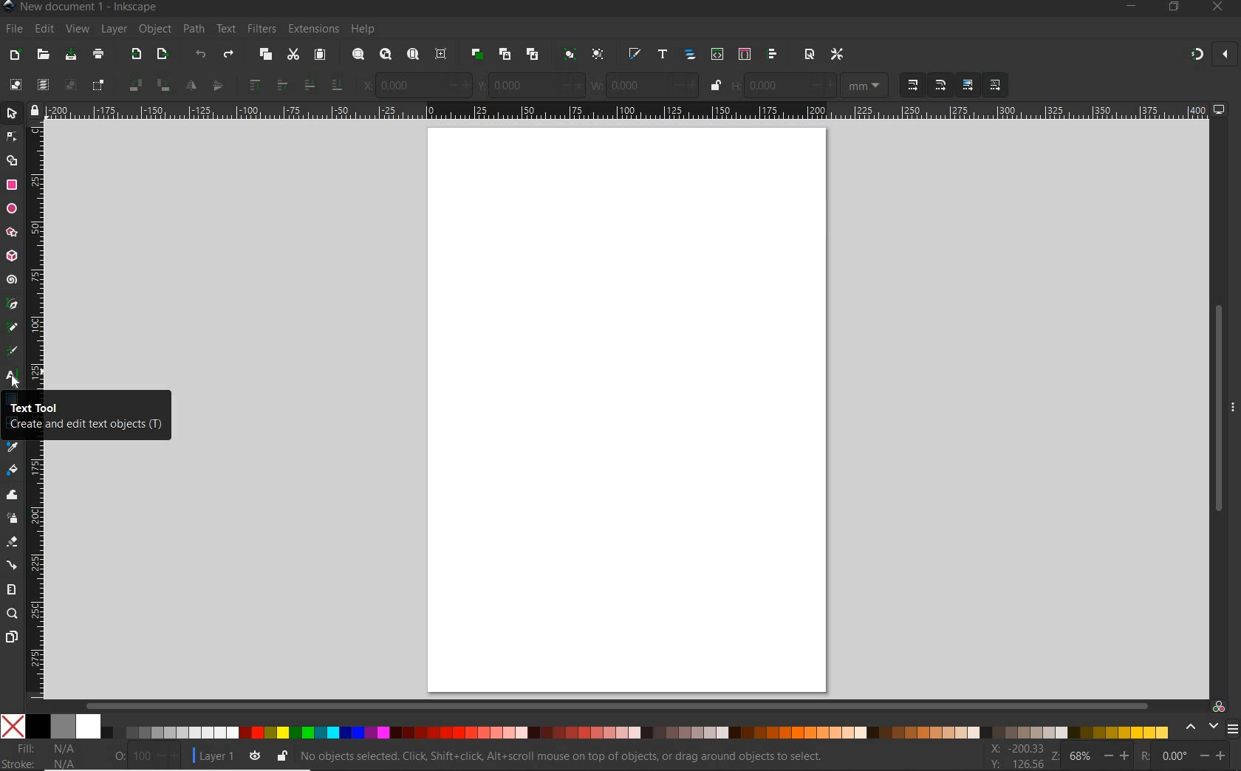 The image size is (1241, 771). Describe the element at coordinates (33, 110) in the screenshot. I see `lock` at that location.